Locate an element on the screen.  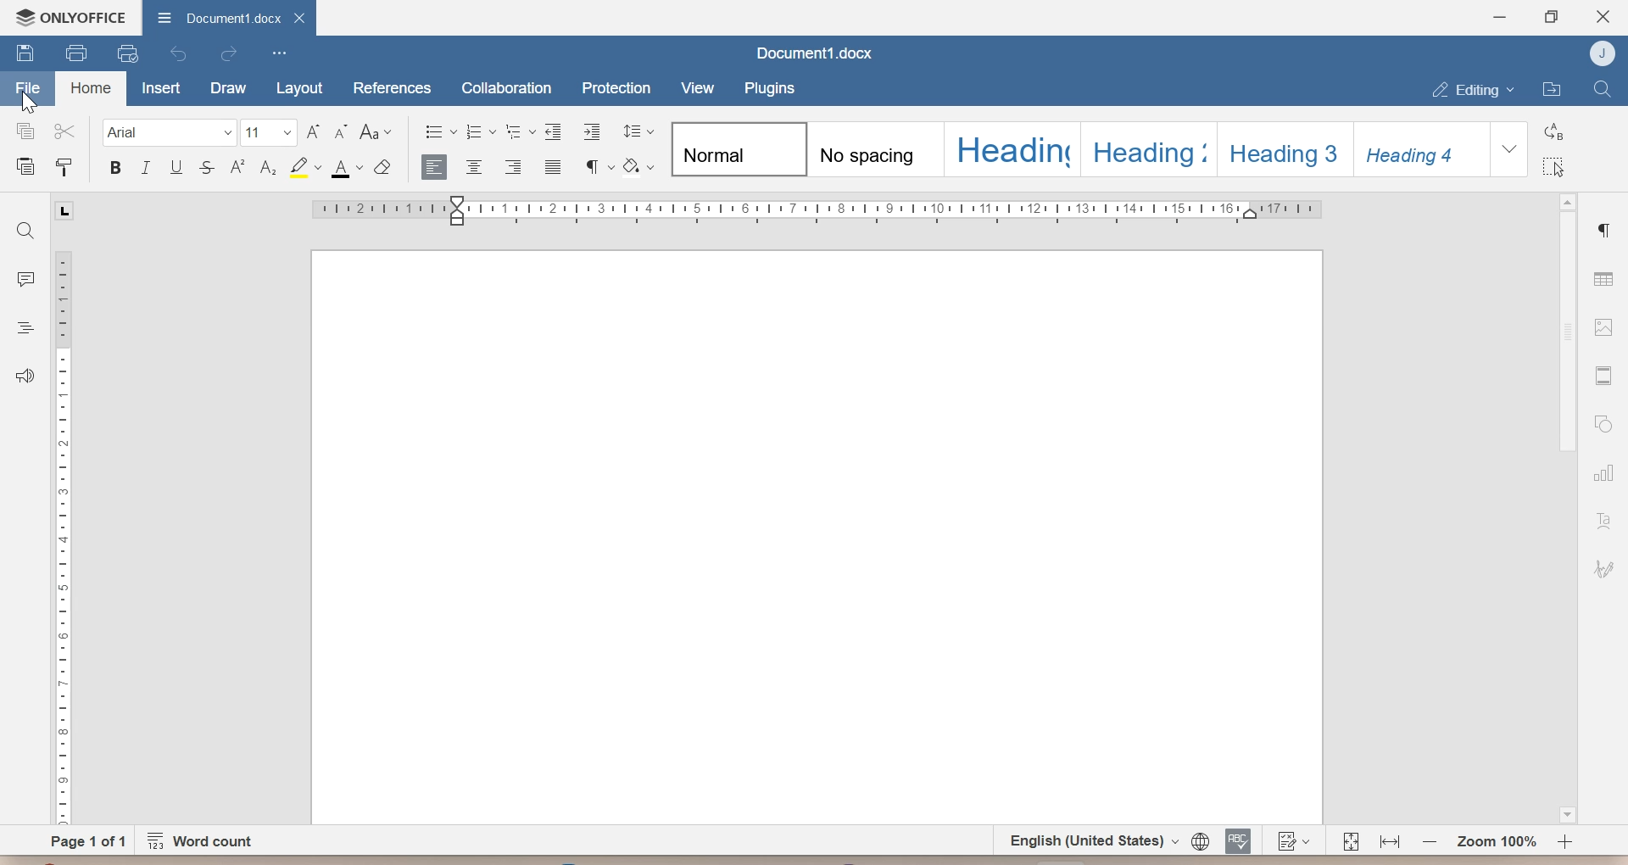
Superscript is located at coordinates (237, 170).